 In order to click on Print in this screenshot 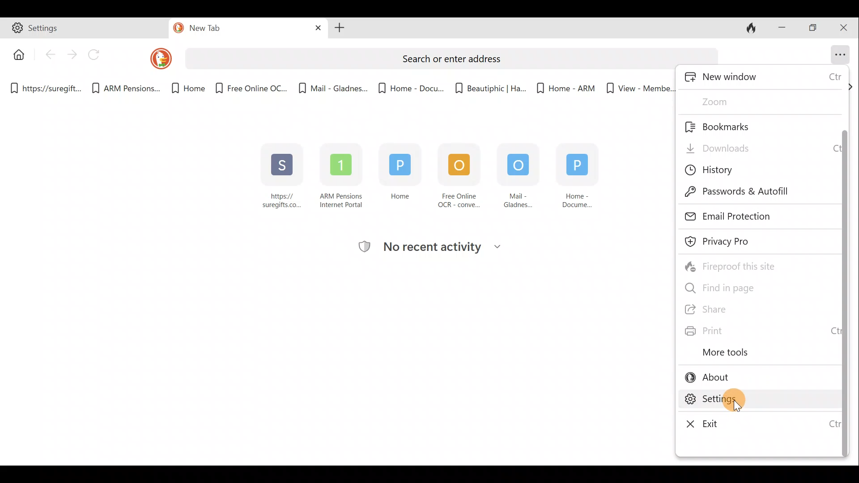, I will do `click(720, 330)`.